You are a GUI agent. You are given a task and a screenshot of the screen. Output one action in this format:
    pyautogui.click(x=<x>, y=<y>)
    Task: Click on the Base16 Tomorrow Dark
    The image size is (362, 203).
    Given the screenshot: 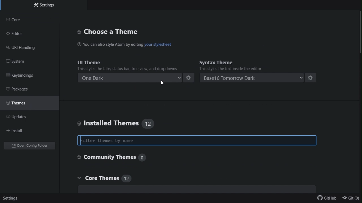 What is the action you would take?
    pyautogui.click(x=253, y=77)
    